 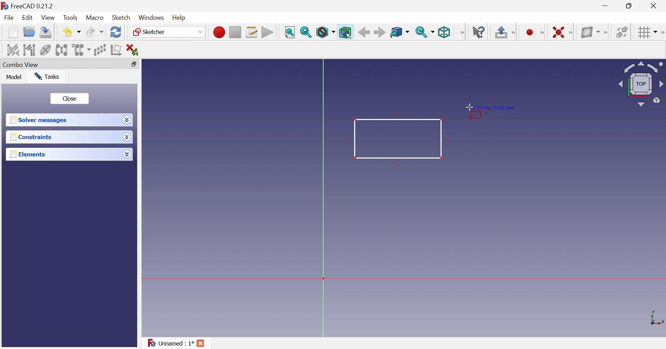 What do you see at coordinates (31, 137) in the screenshot?
I see `Constraints` at bounding box center [31, 137].